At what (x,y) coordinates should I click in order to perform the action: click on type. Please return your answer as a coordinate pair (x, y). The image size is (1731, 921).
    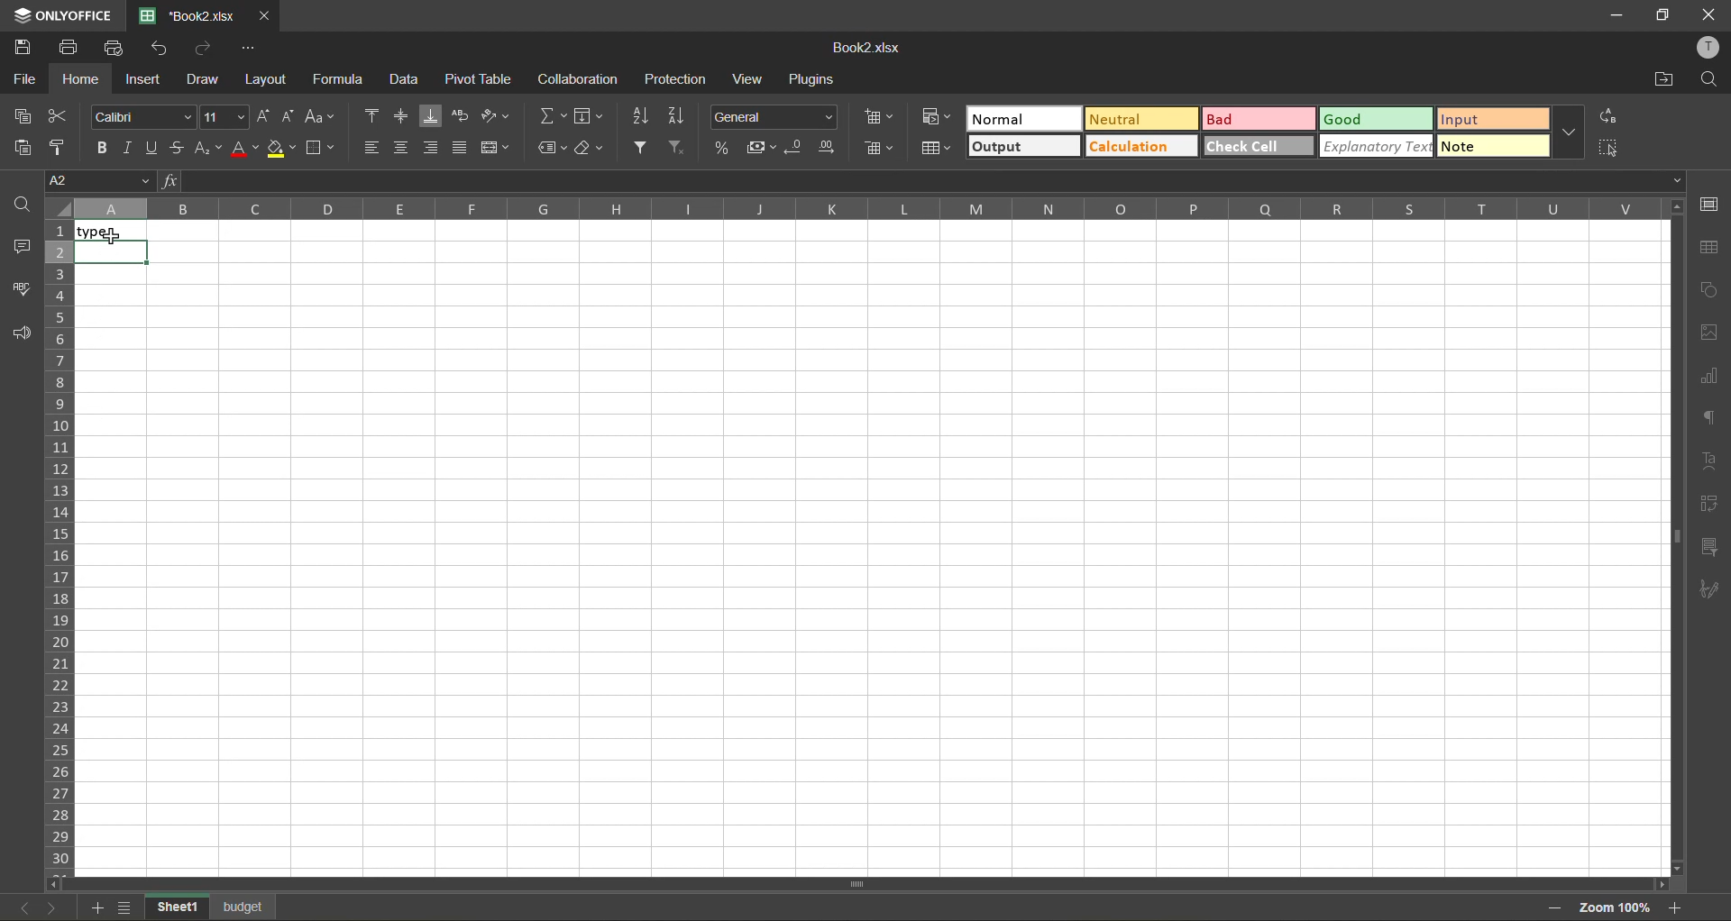
    Looking at the image, I should click on (114, 231).